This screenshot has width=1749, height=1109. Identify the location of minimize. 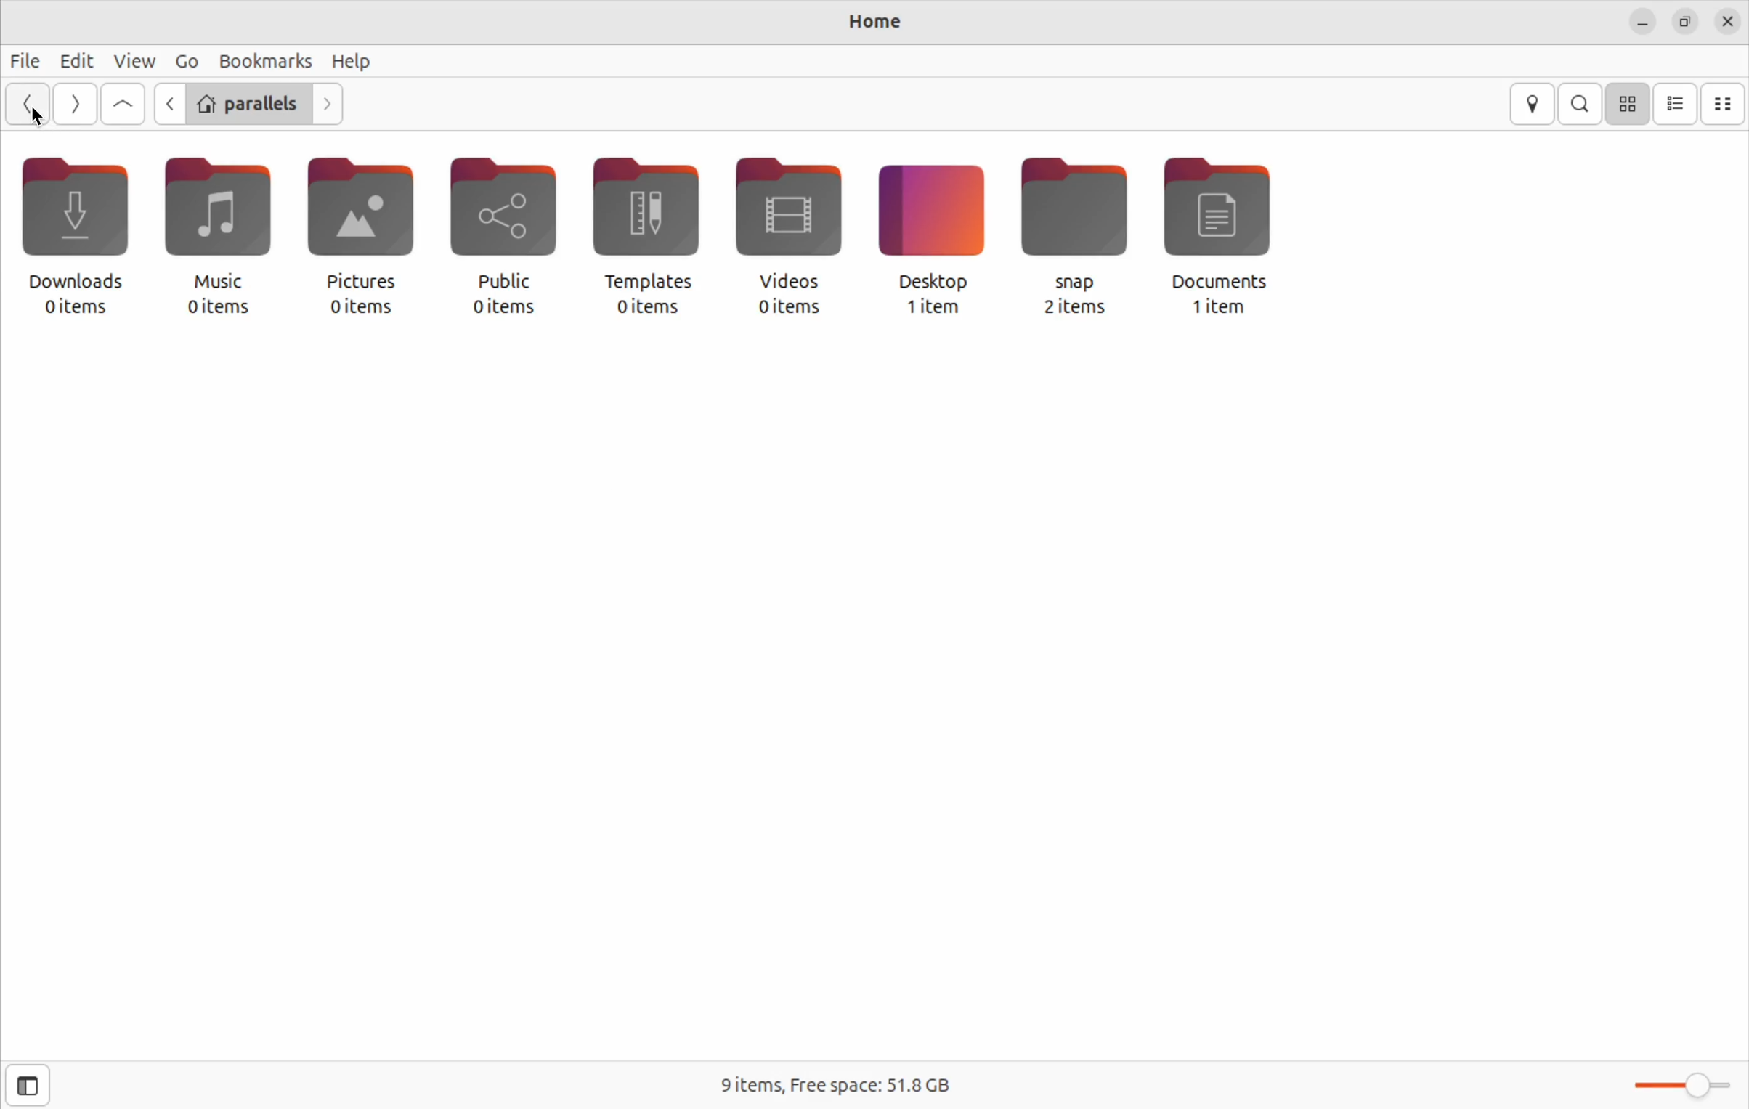
(1639, 21).